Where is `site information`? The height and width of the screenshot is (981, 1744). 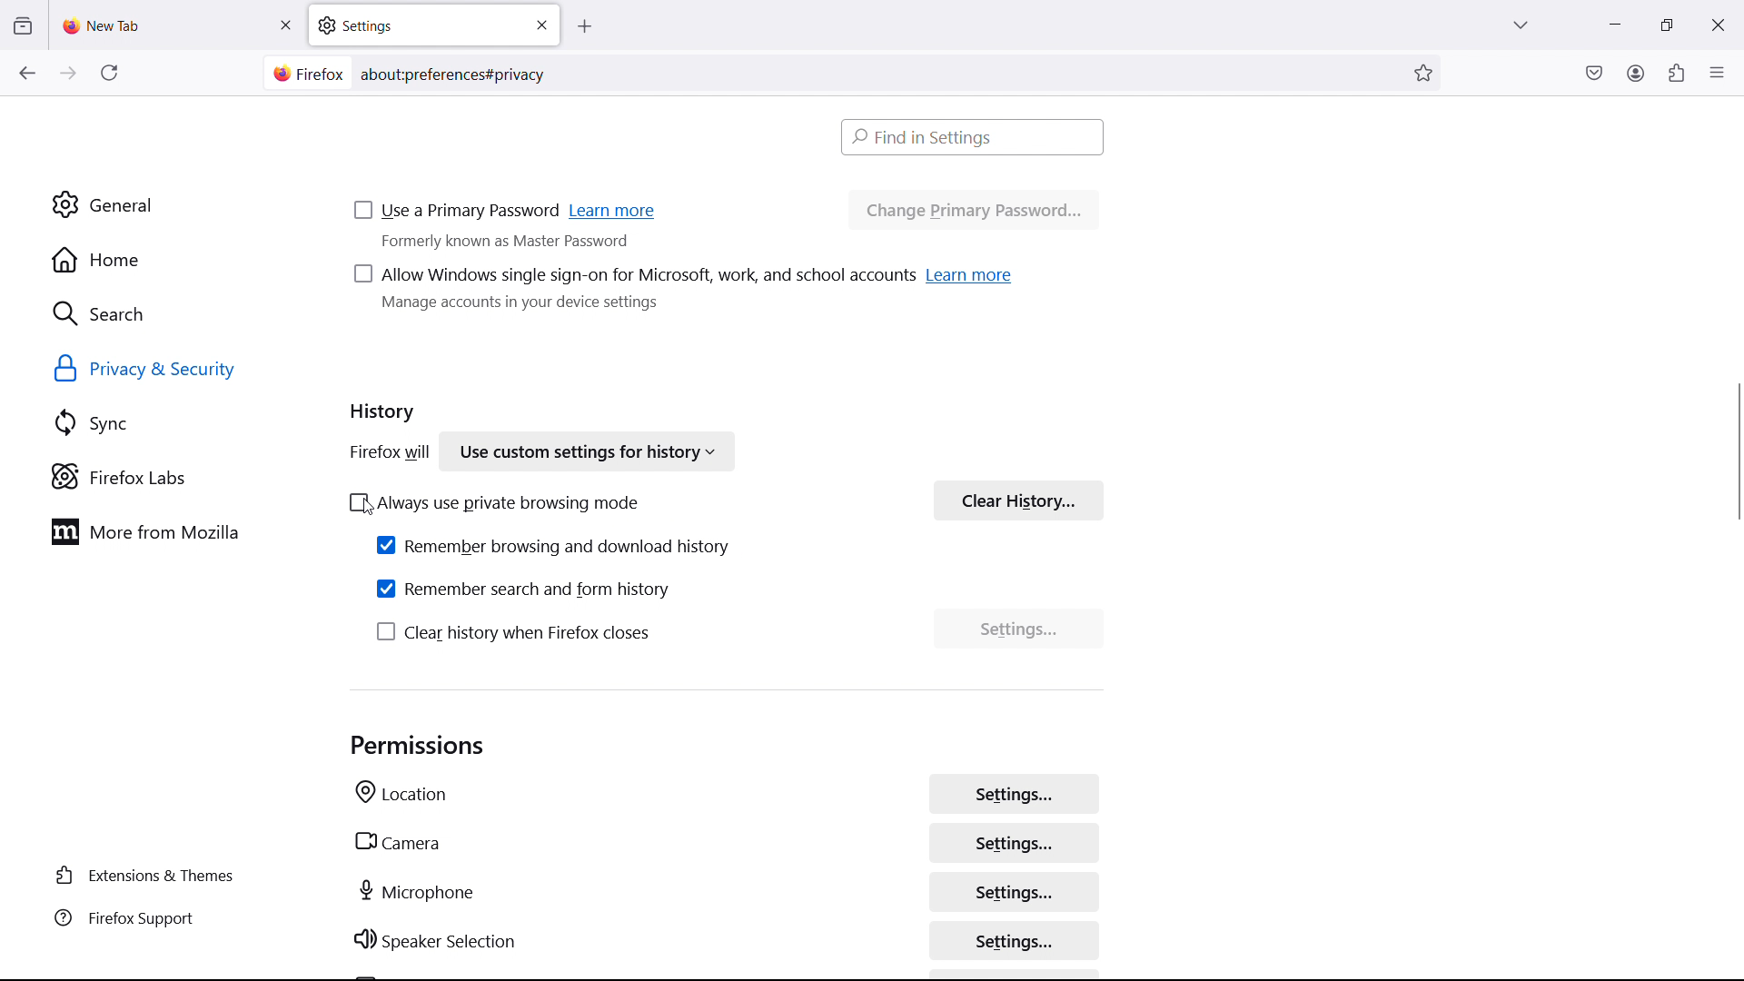
site information is located at coordinates (305, 74).